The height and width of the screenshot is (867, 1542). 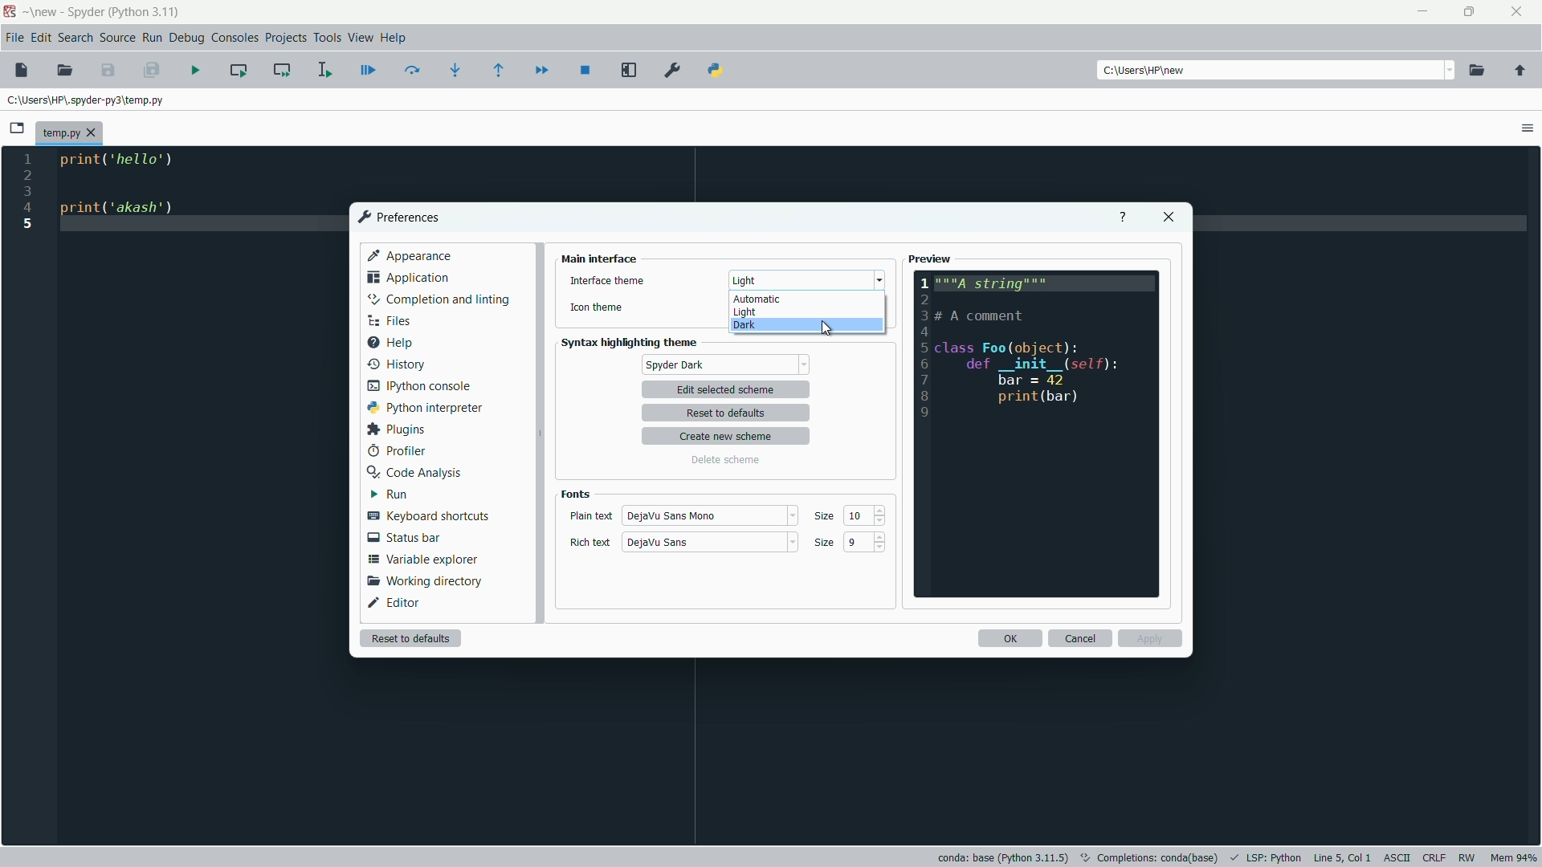 I want to click on files, so click(x=387, y=320).